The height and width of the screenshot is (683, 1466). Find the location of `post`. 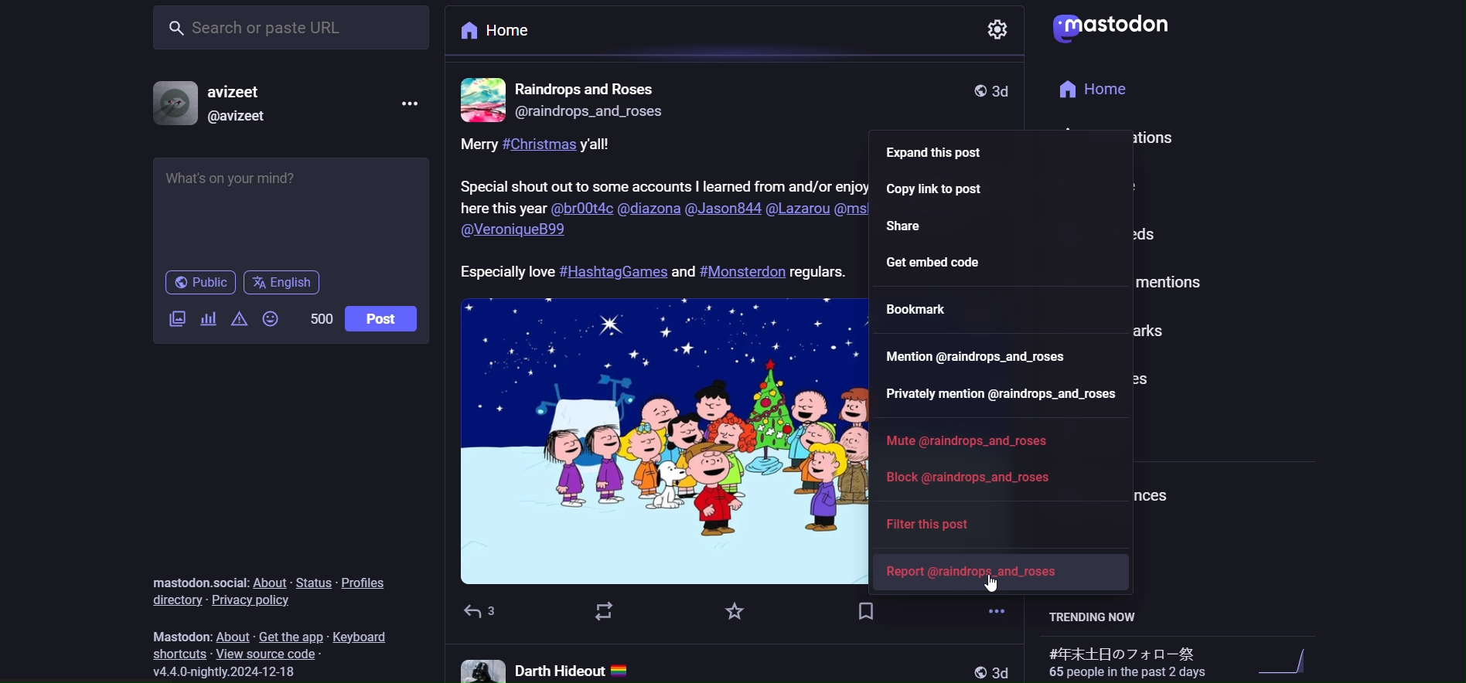

post is located at coordinates (387, 317).